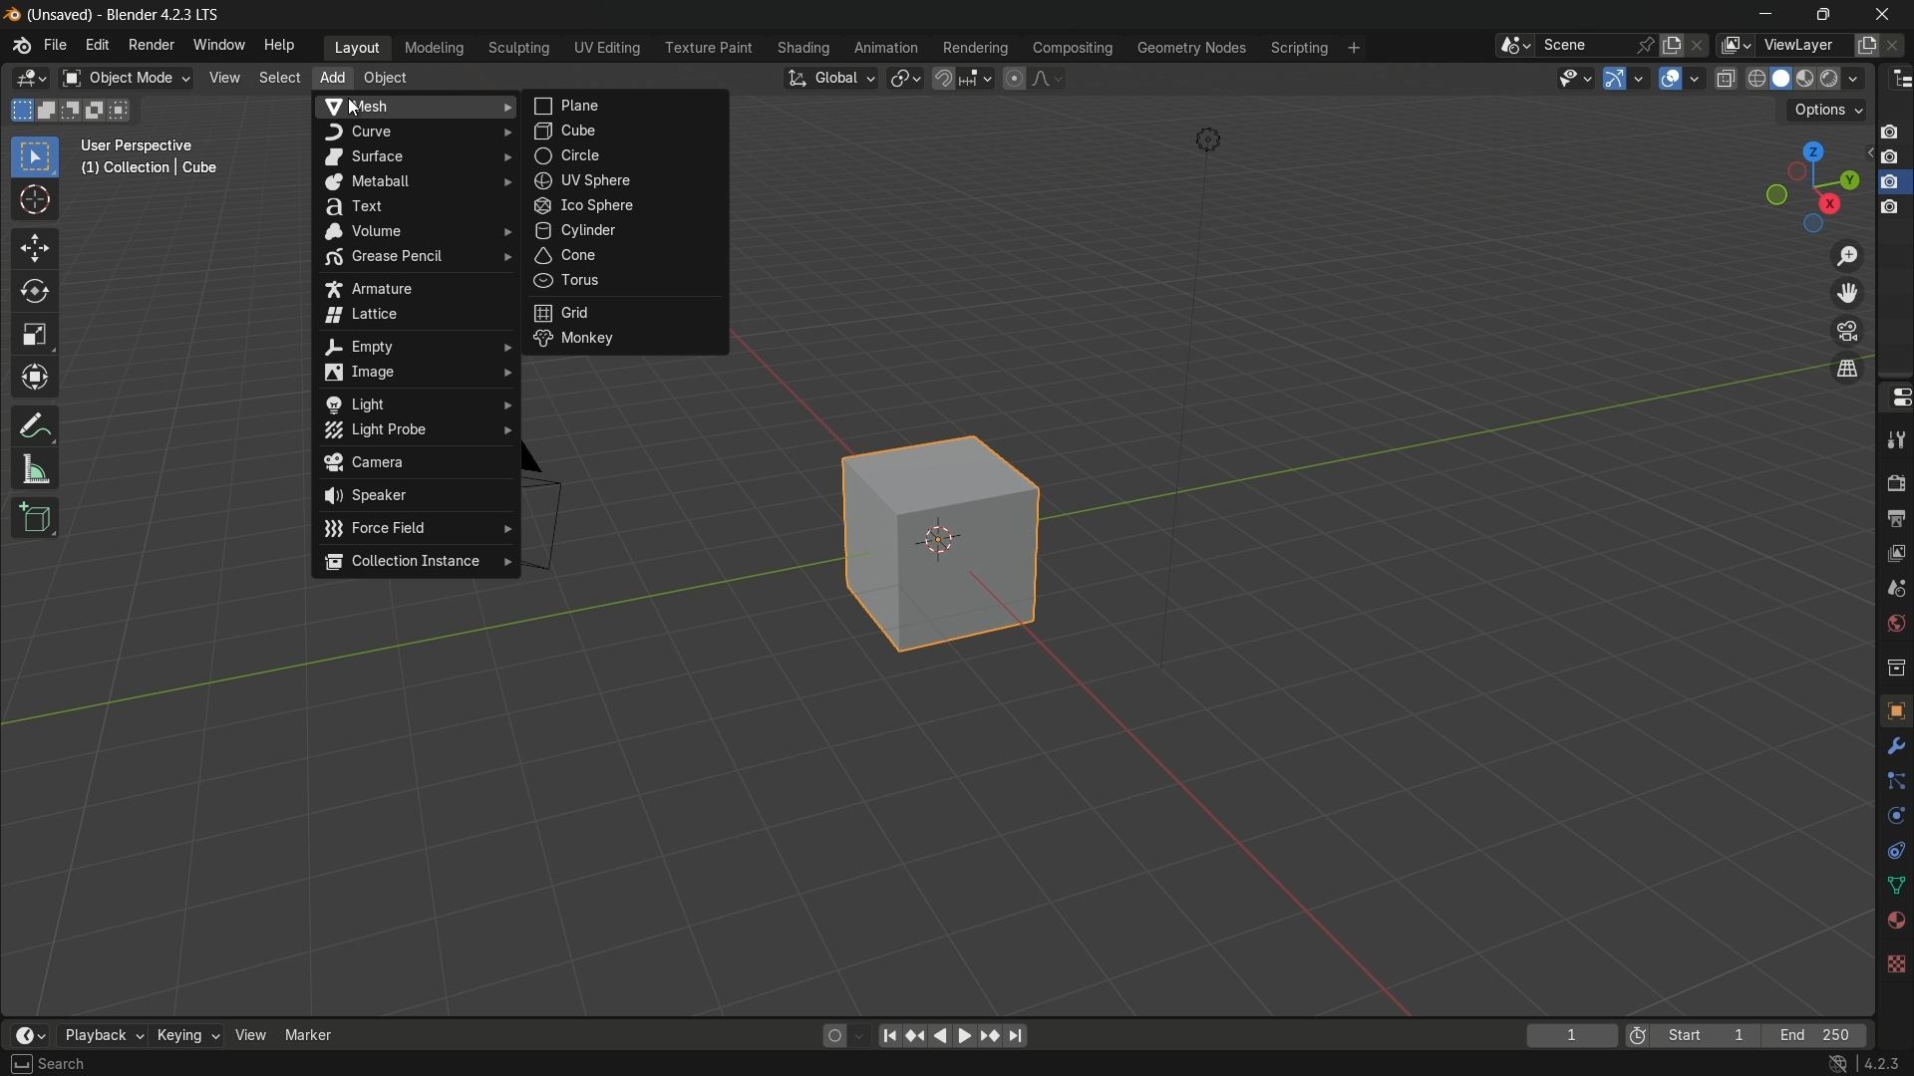  Describe the element at coordinates (1783, 79) in the screenshot. I see `solid` at that location.